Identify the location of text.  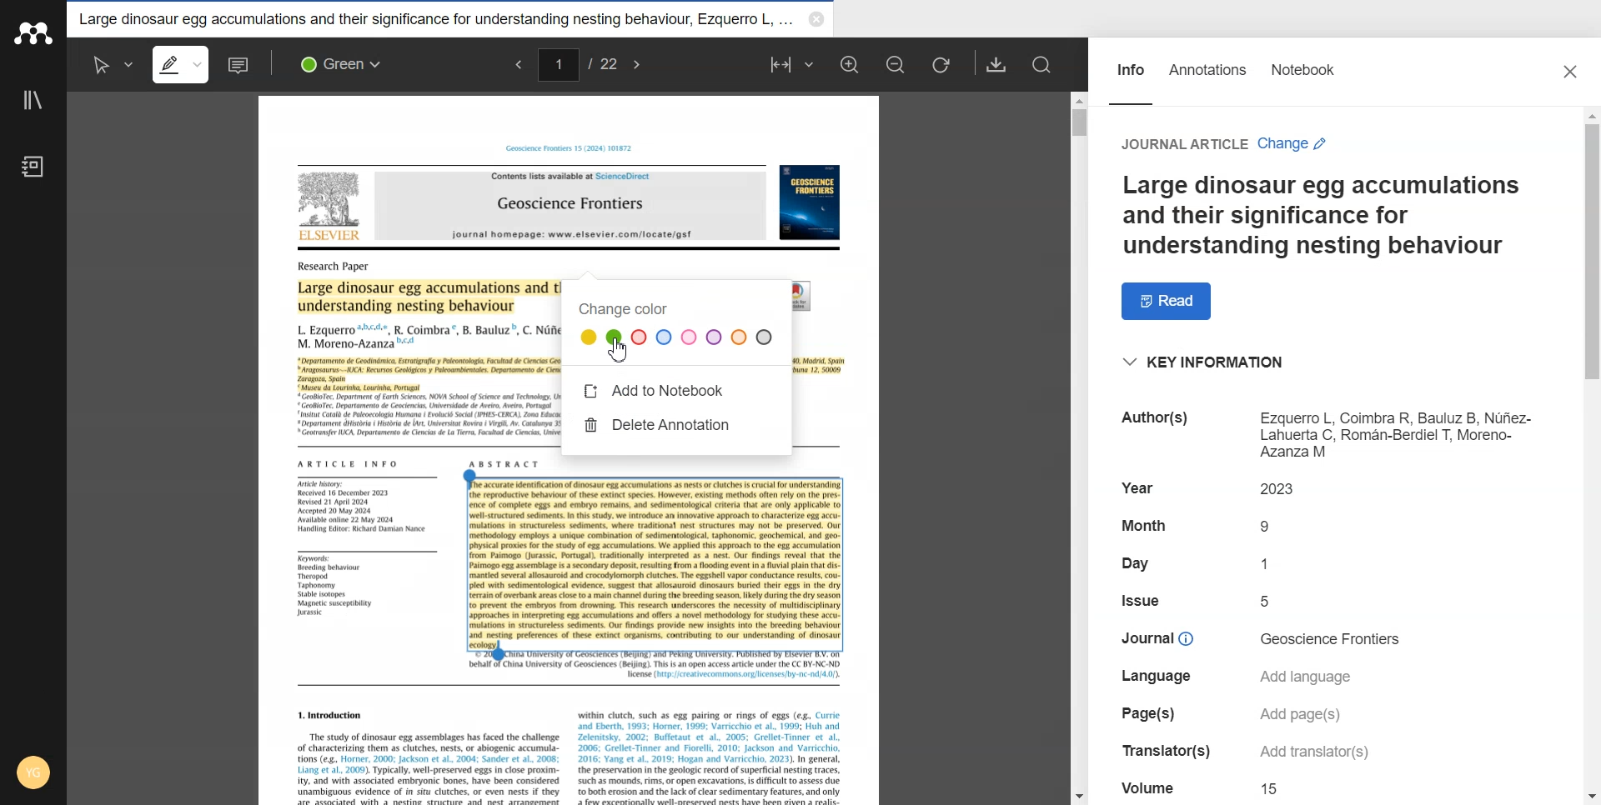
(1156, 677).